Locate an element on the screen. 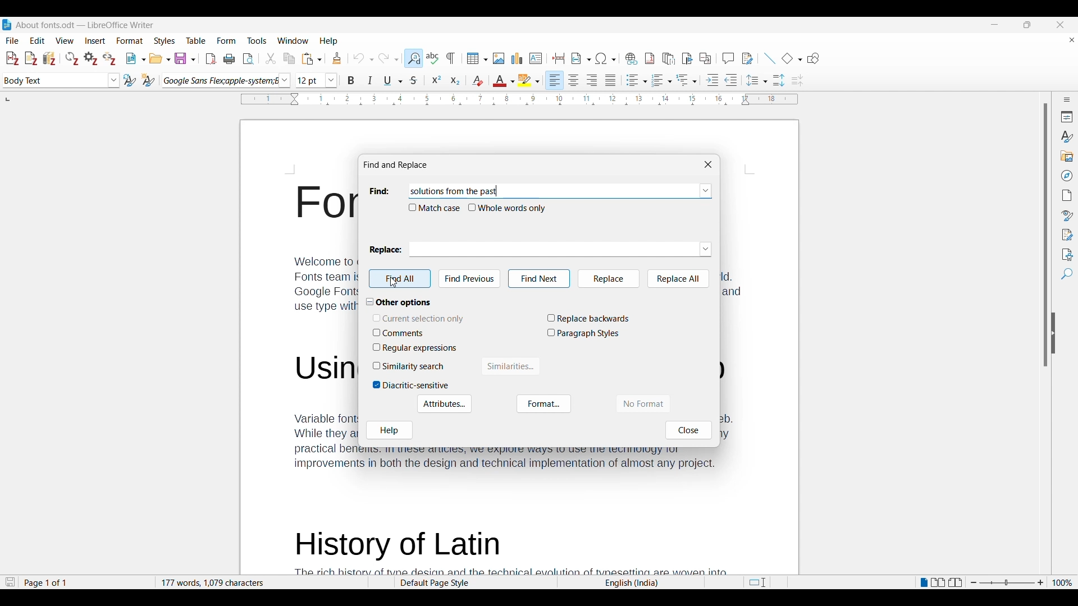 The width and height of the screenshot is (1078, 606). Single page view is located at coordinates (923, 583).